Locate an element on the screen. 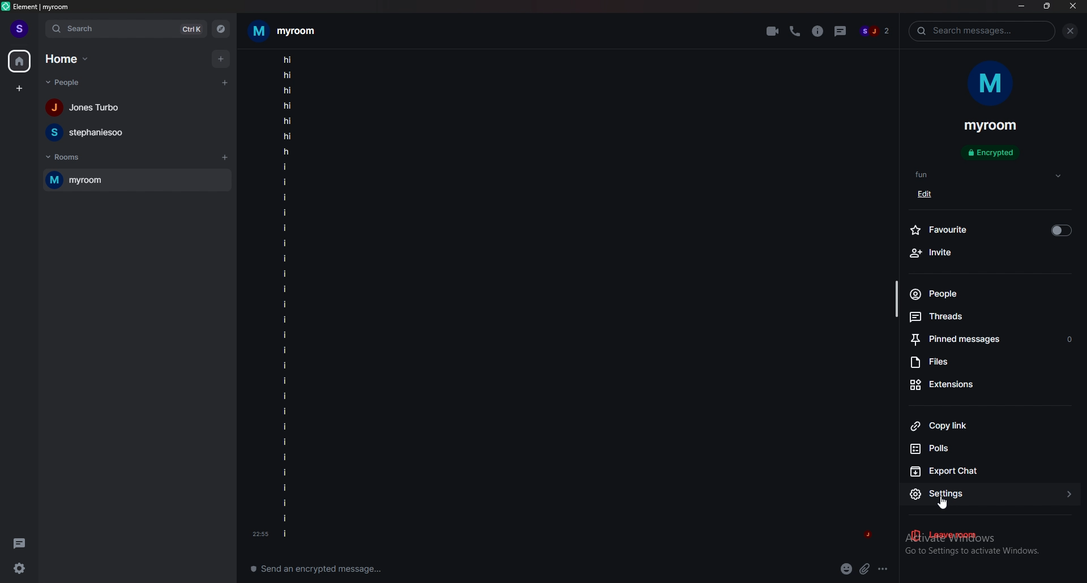 The image size is (1087, 583). emoji is located at coordinates (847, 569).